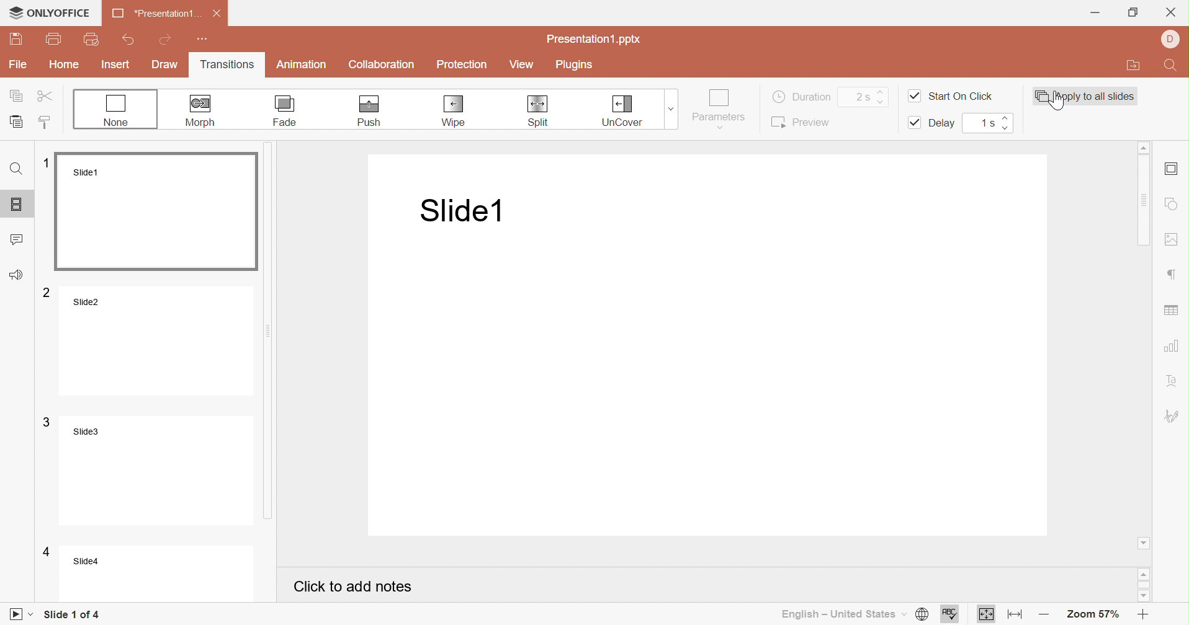  What do you see at coordinates (286, 111) in the screenshot?
I see `Fade` at bounding box center [286, 111].